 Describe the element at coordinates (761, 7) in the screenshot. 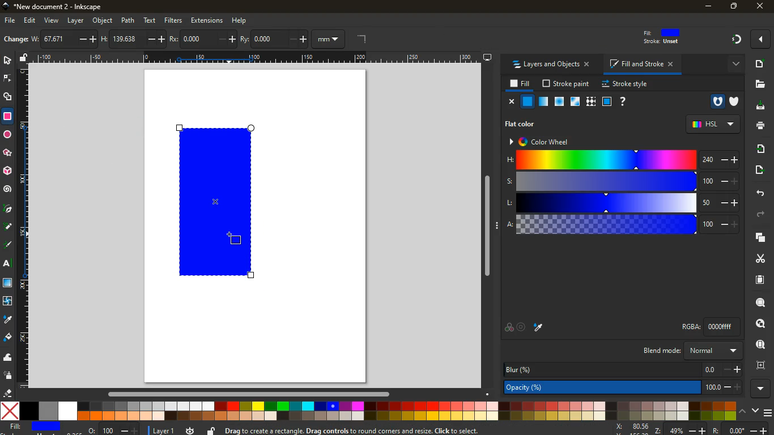

I see `close` at that location.